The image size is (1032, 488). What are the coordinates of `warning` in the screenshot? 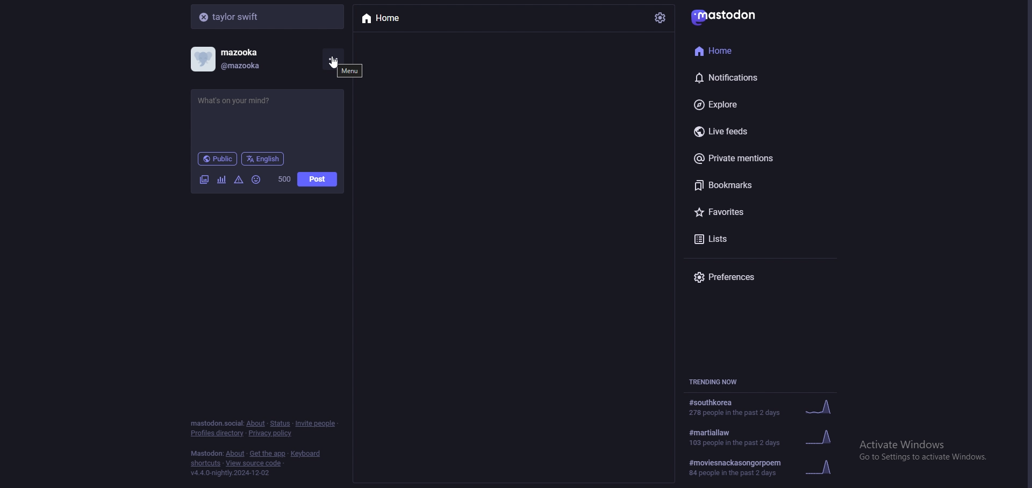 It's located at (239, 180).